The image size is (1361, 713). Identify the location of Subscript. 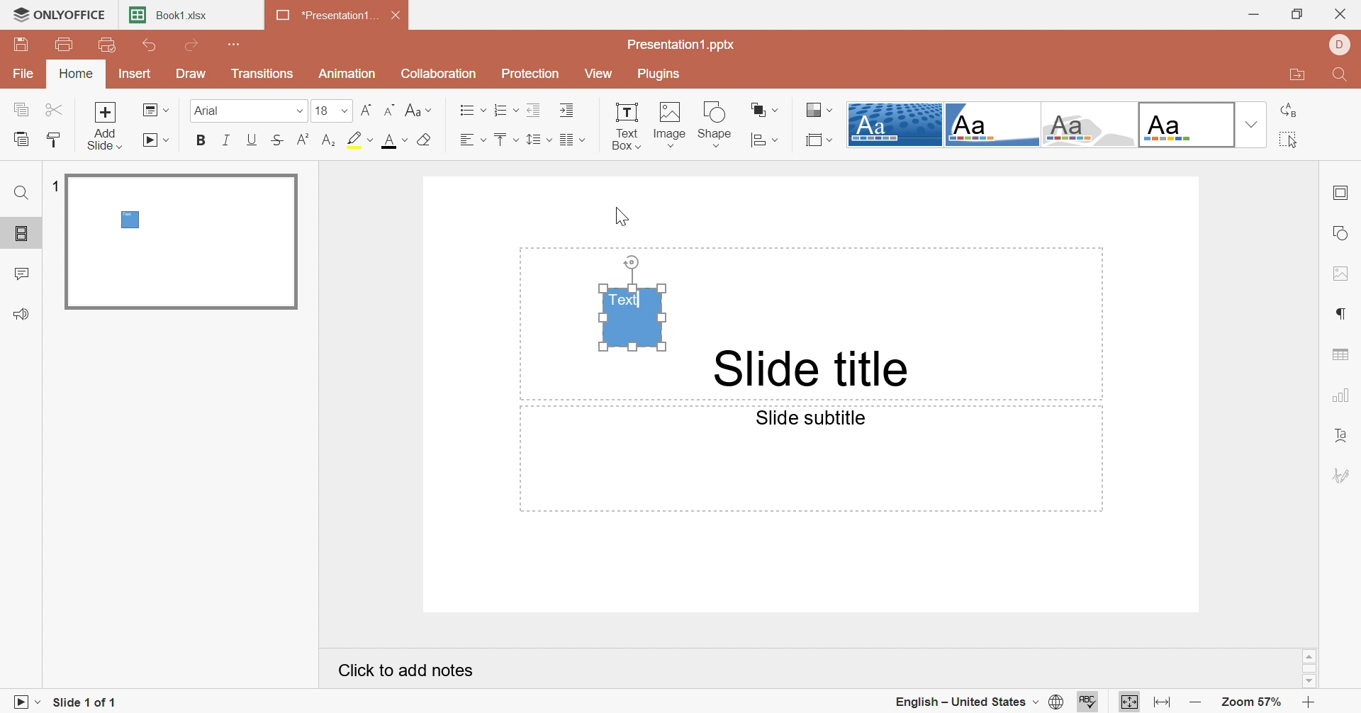
(331, 141).